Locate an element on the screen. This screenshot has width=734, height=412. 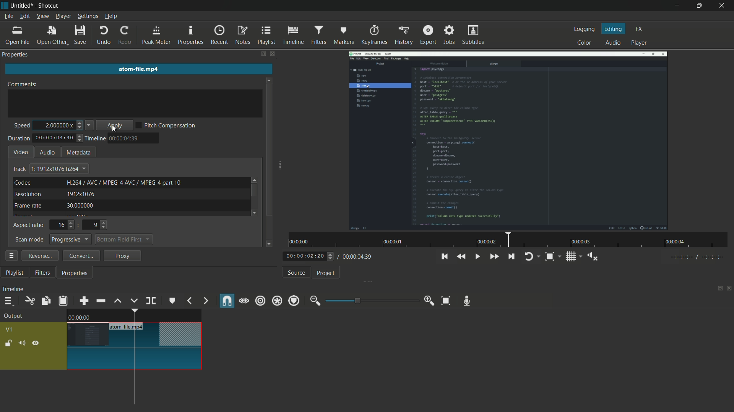
apply is located at coordinates (114, 125).